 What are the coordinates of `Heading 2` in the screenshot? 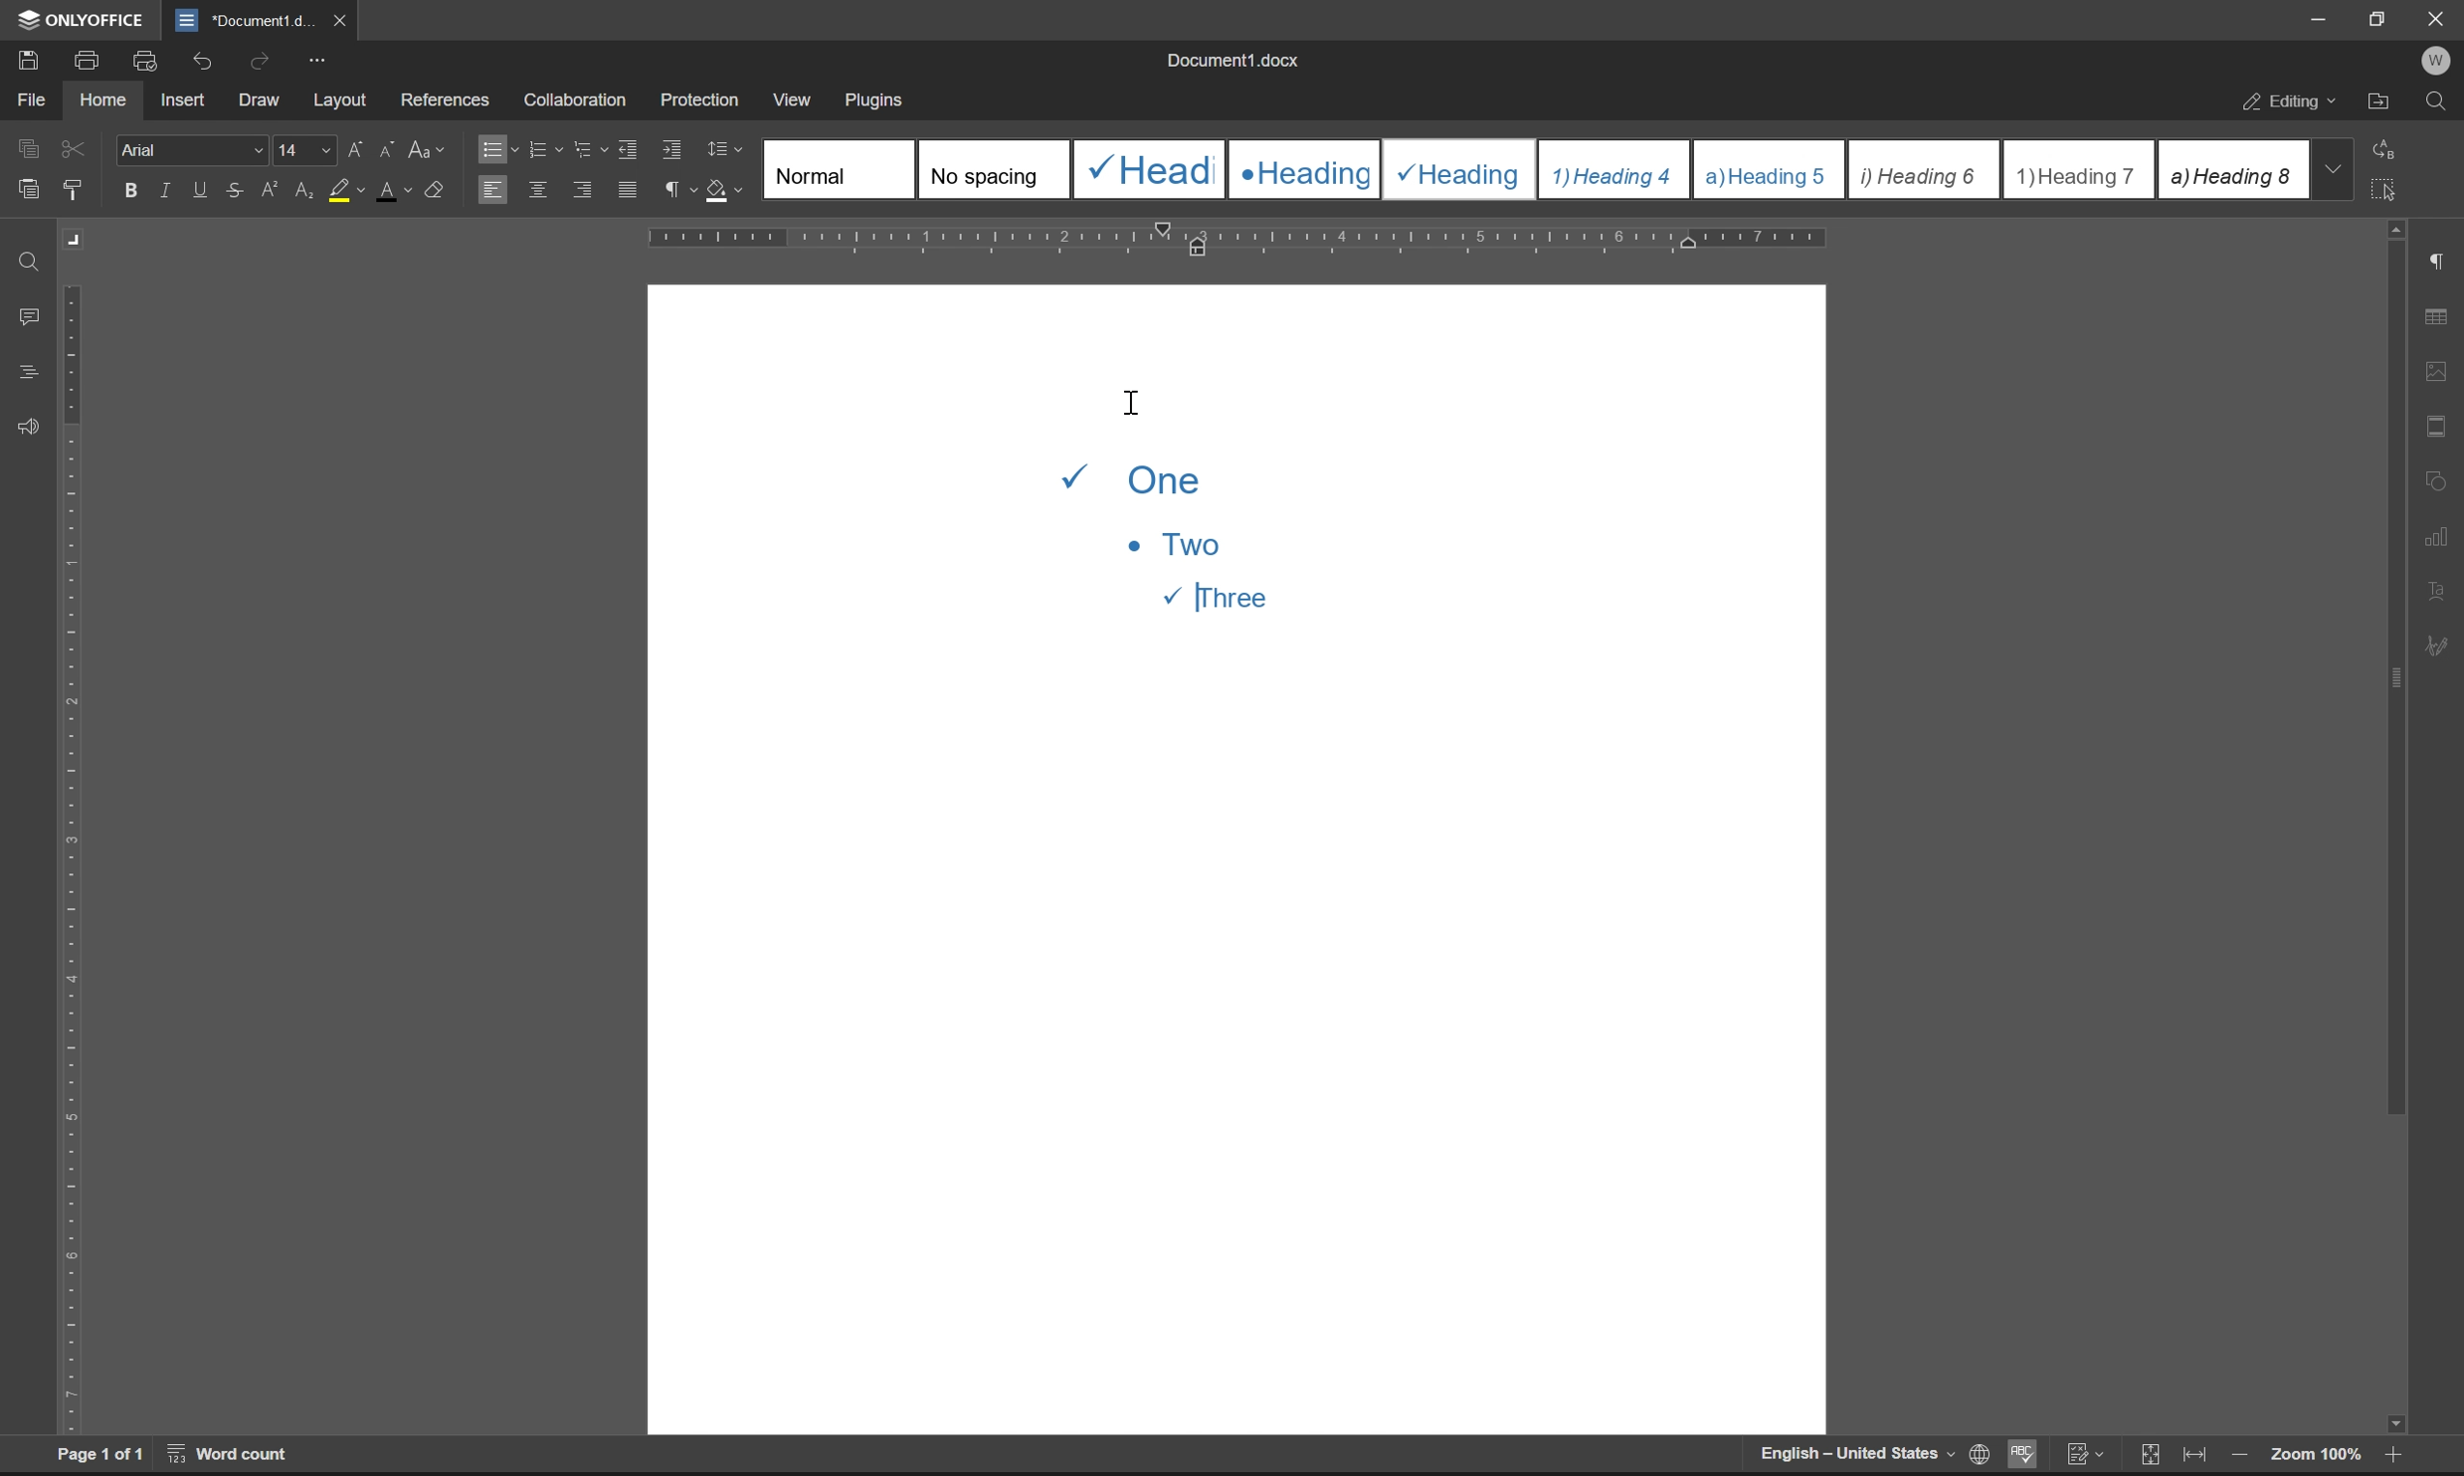 It's located at (1304, 170).